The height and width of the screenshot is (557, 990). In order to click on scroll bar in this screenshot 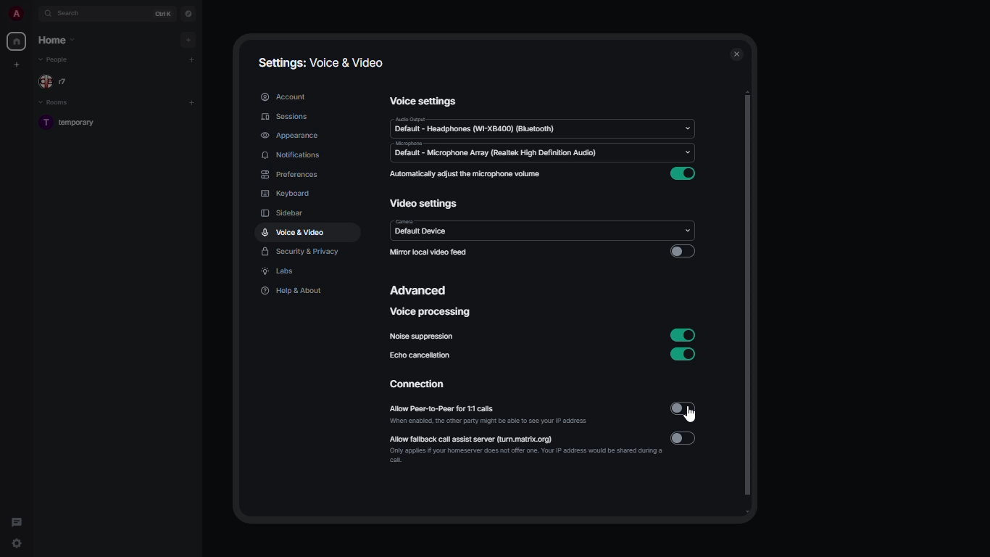, I will do `click(749, 303)`.